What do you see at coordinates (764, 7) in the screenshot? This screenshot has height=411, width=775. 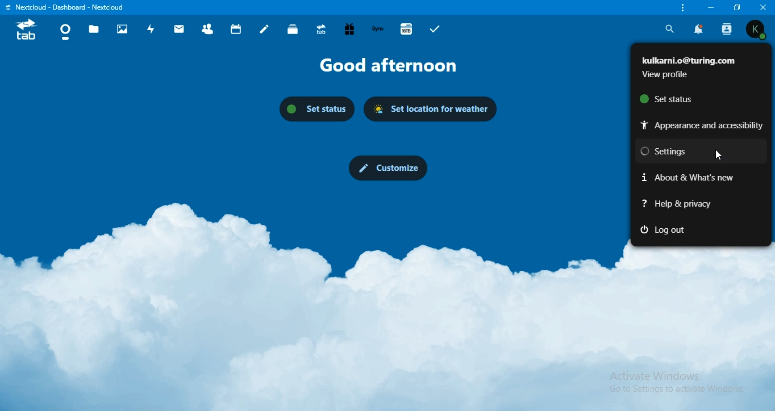 I see `close` at bounding box center [764, 7].